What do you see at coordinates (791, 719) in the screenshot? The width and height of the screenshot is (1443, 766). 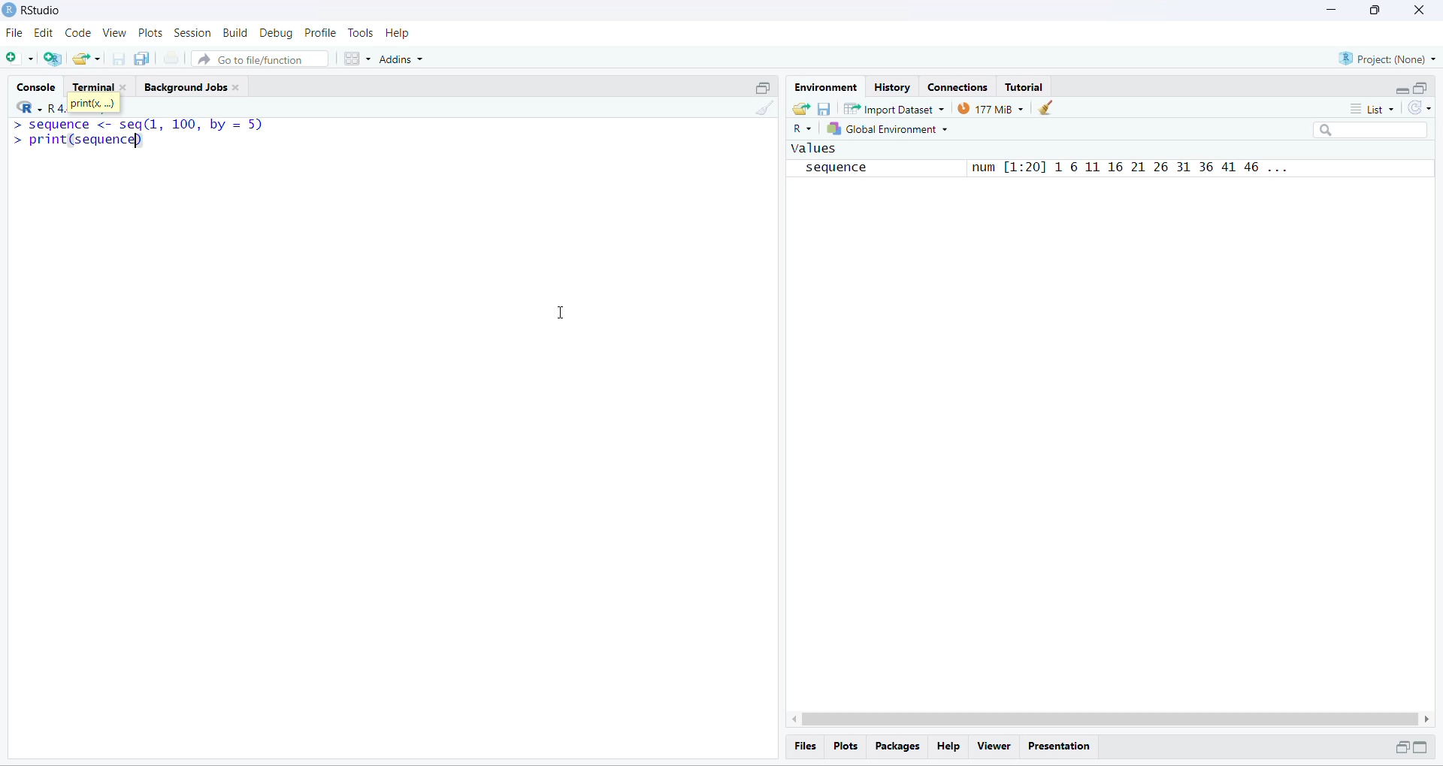 I see `scroll left` at bounding box center [791, 719].